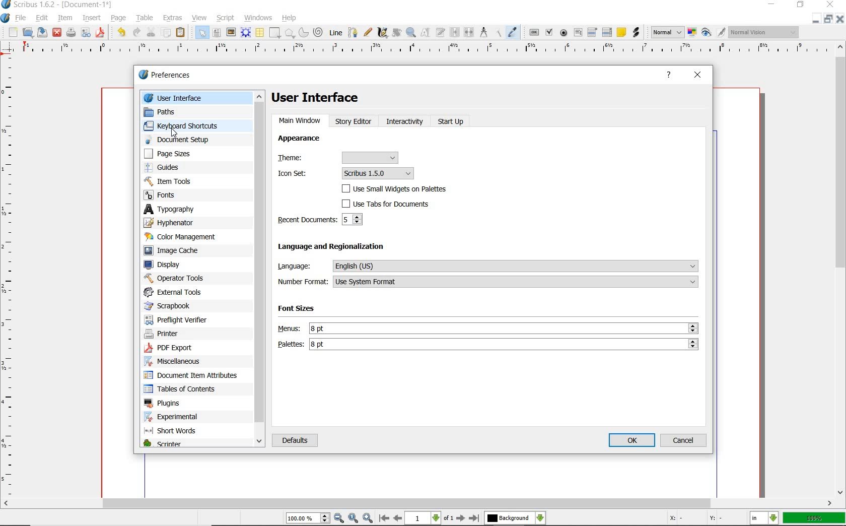 The image size is (846, 526). Describe the element at coordinates (513, 32) in the screenshot. I see `eye dropper` at that location.